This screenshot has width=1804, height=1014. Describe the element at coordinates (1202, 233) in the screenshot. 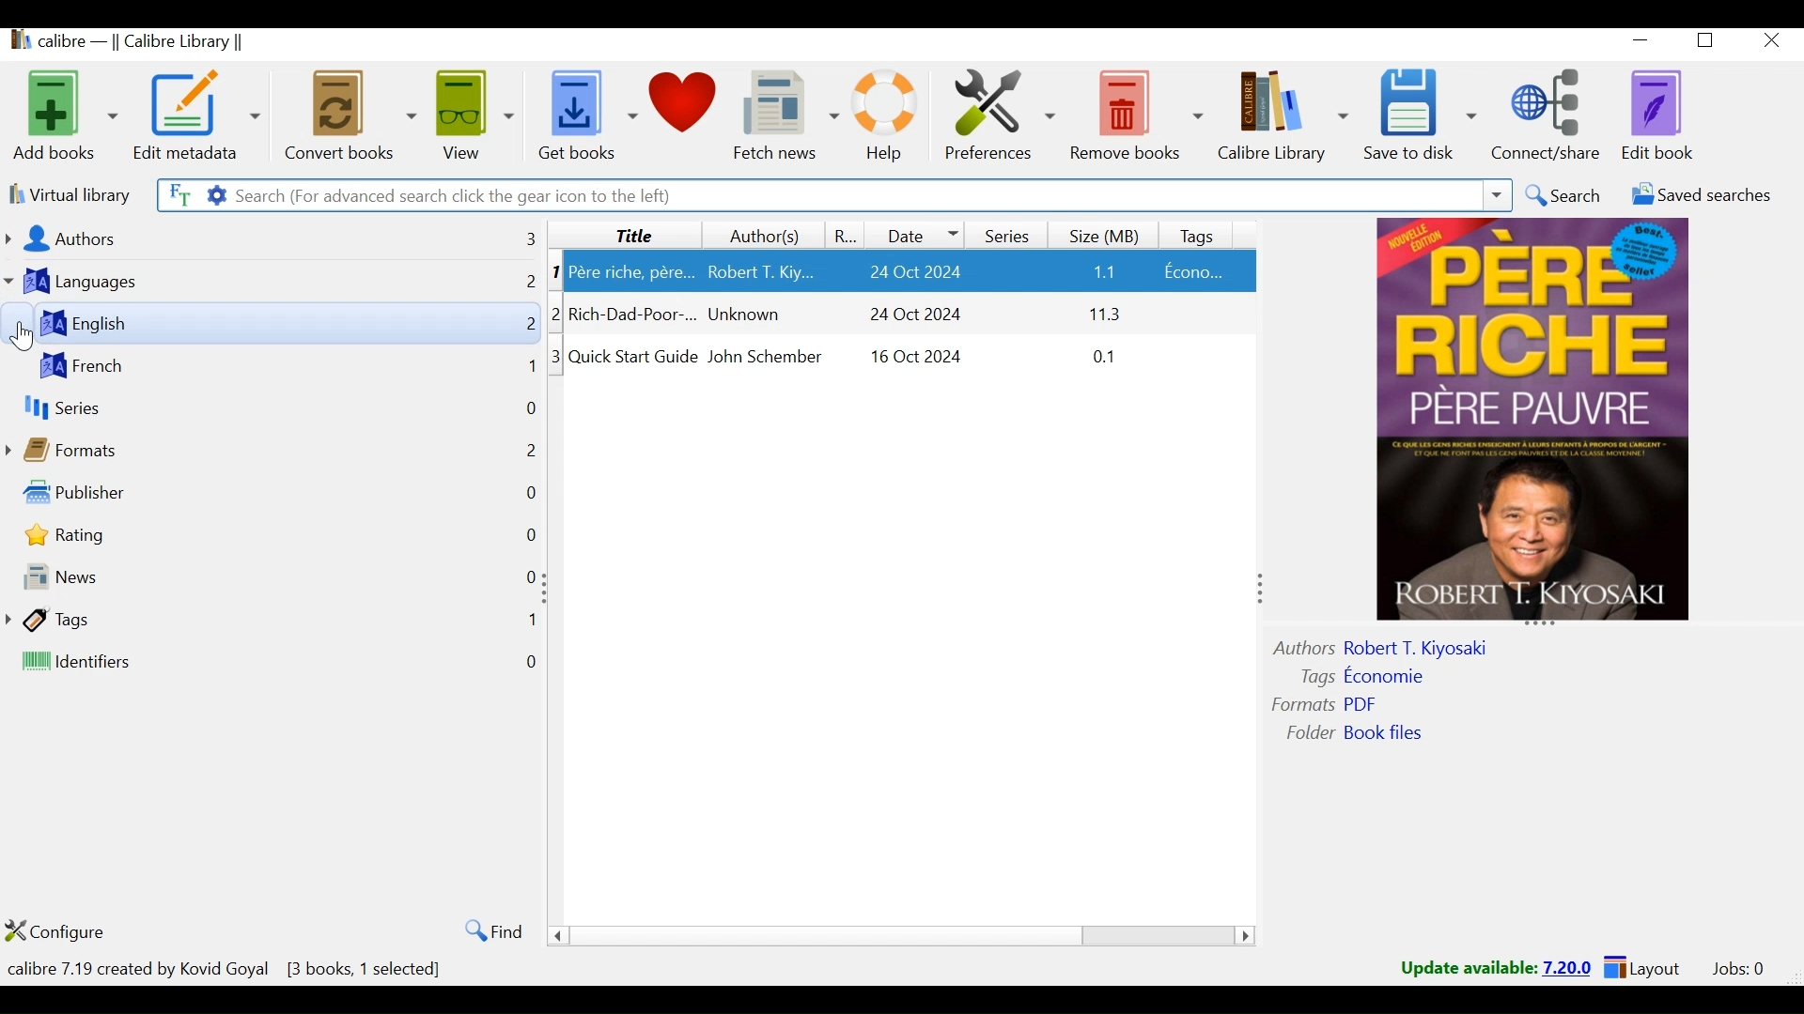

I see `Tags` at that location.